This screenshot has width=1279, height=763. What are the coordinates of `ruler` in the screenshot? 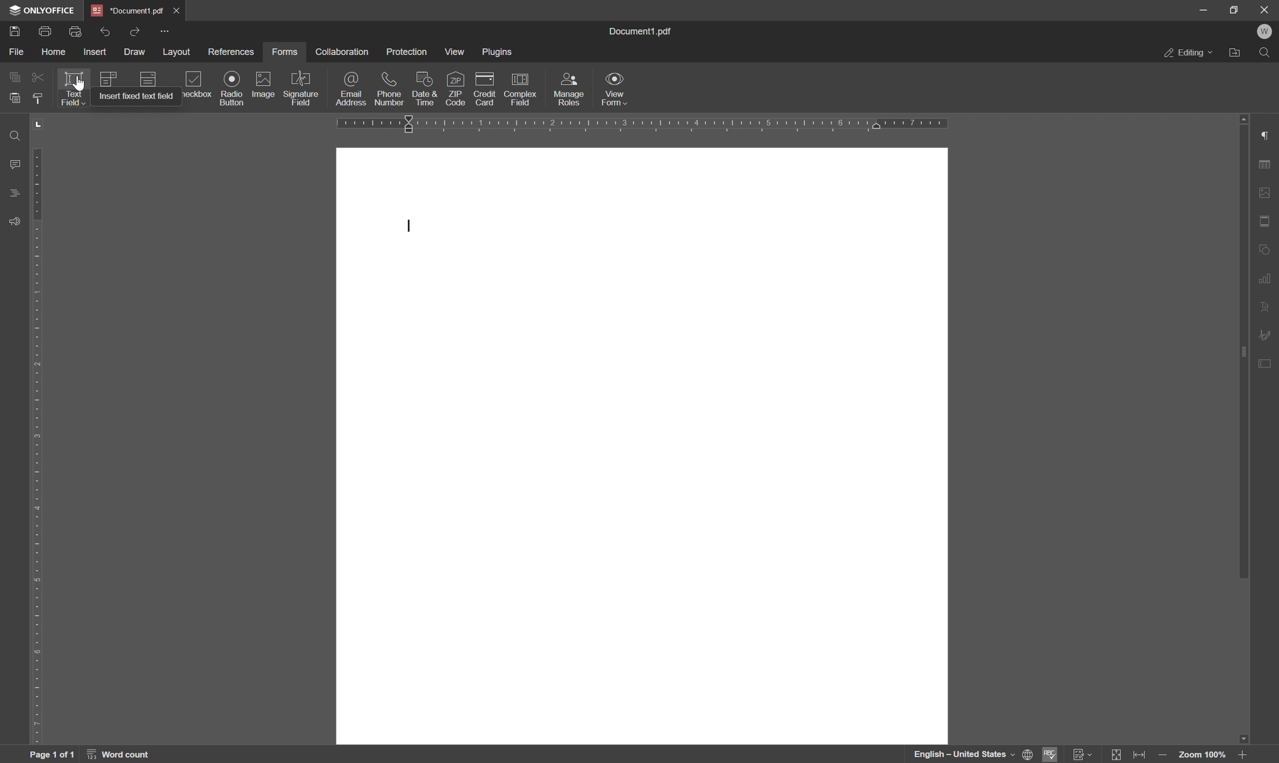 It's located at (646, 124).